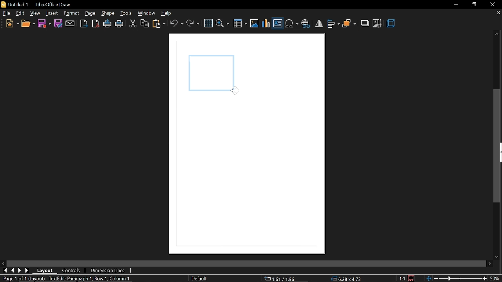  What do you see at coordinates (52, 14) in the screenshot?
I see `insert` at bounding box center [52, 14].